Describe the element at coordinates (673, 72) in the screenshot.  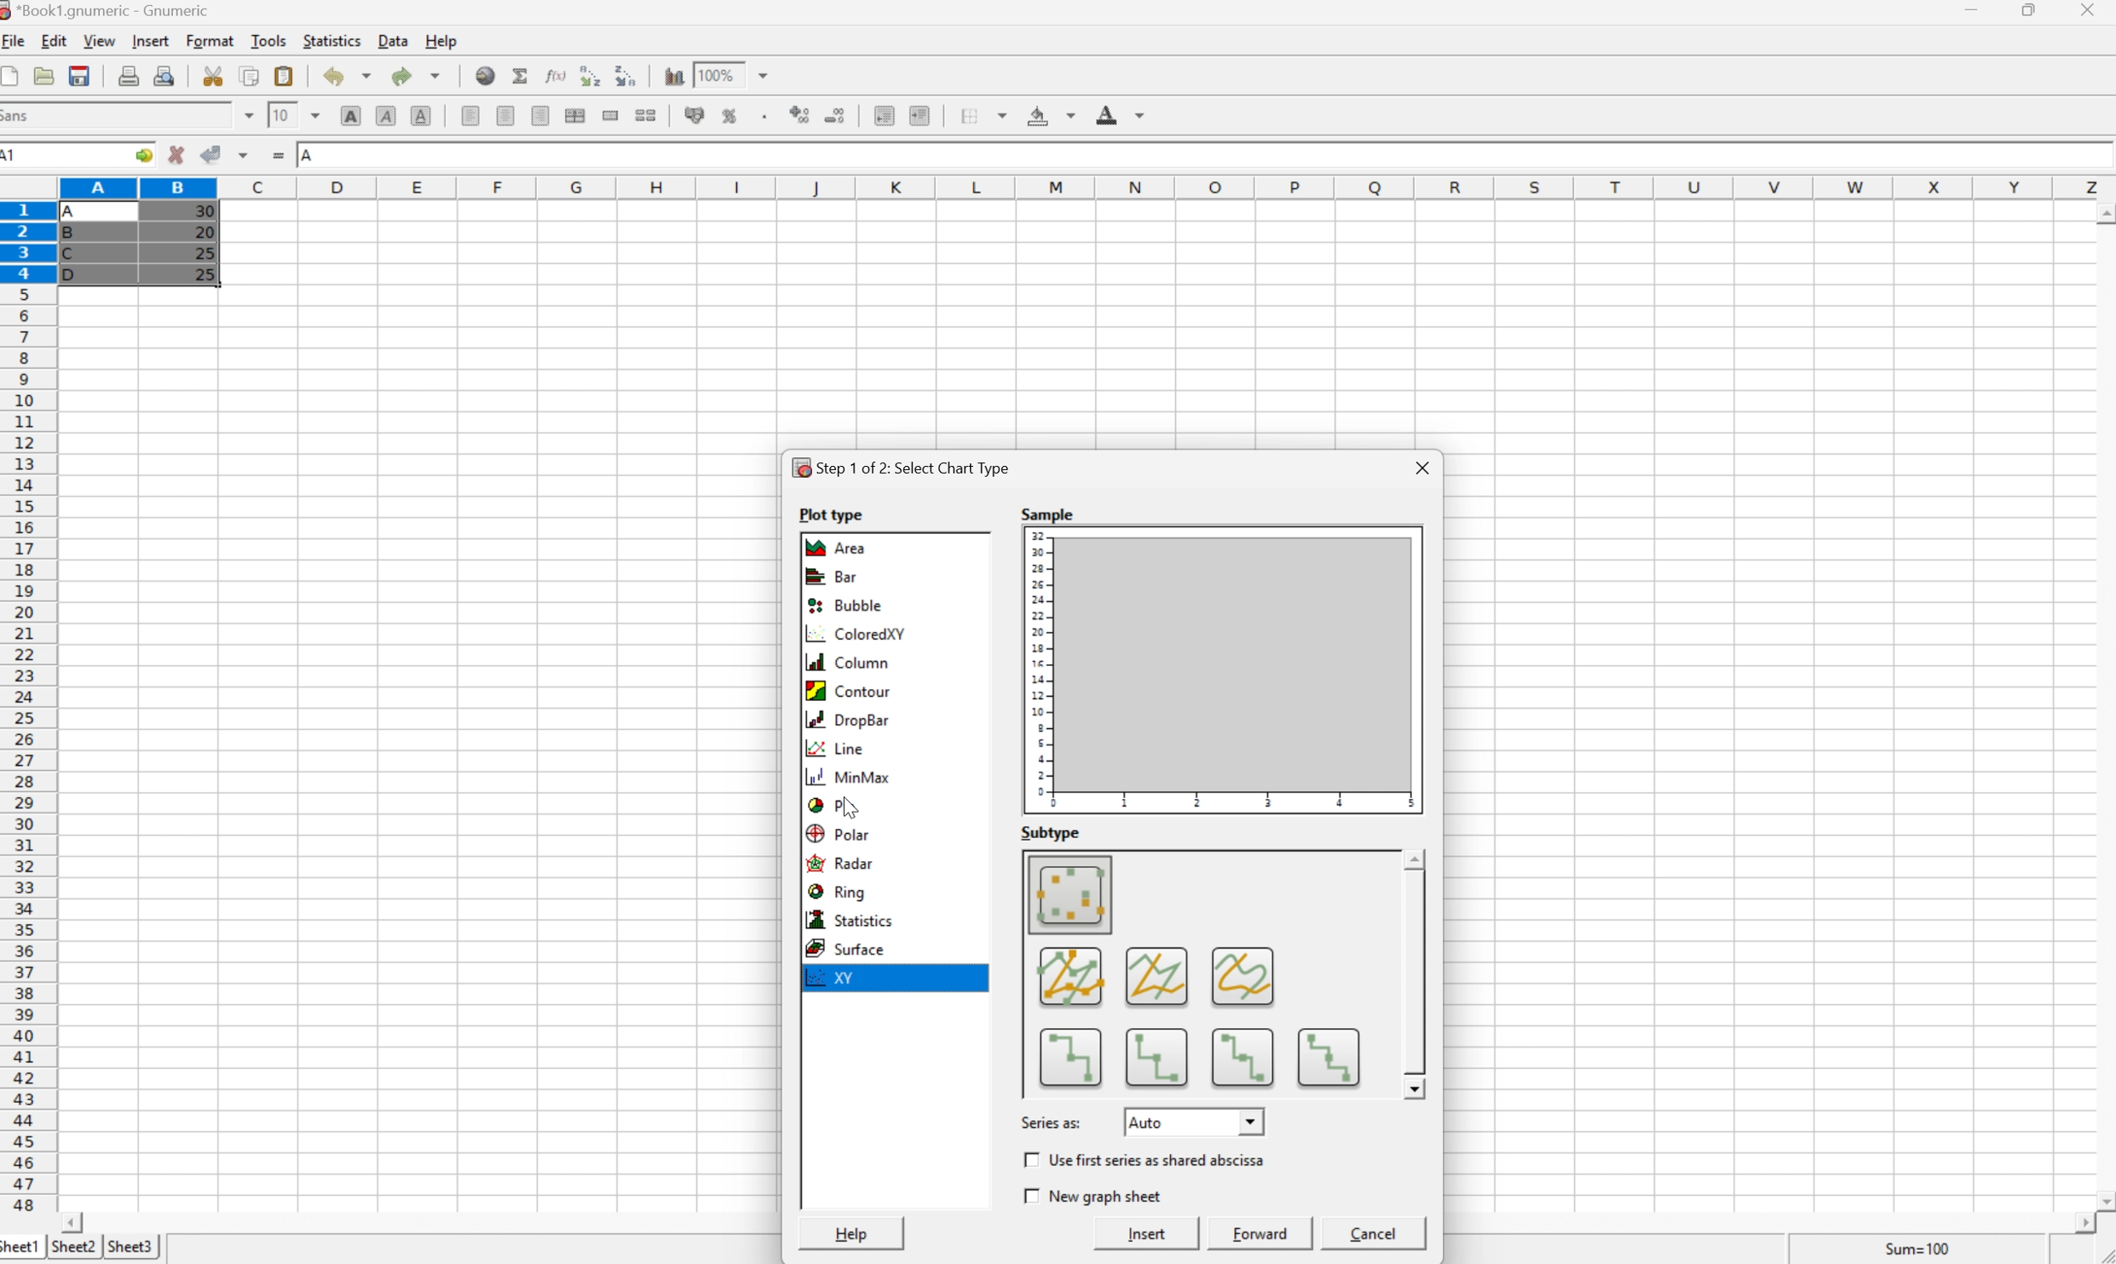
I see `Insert a chart` at that location.